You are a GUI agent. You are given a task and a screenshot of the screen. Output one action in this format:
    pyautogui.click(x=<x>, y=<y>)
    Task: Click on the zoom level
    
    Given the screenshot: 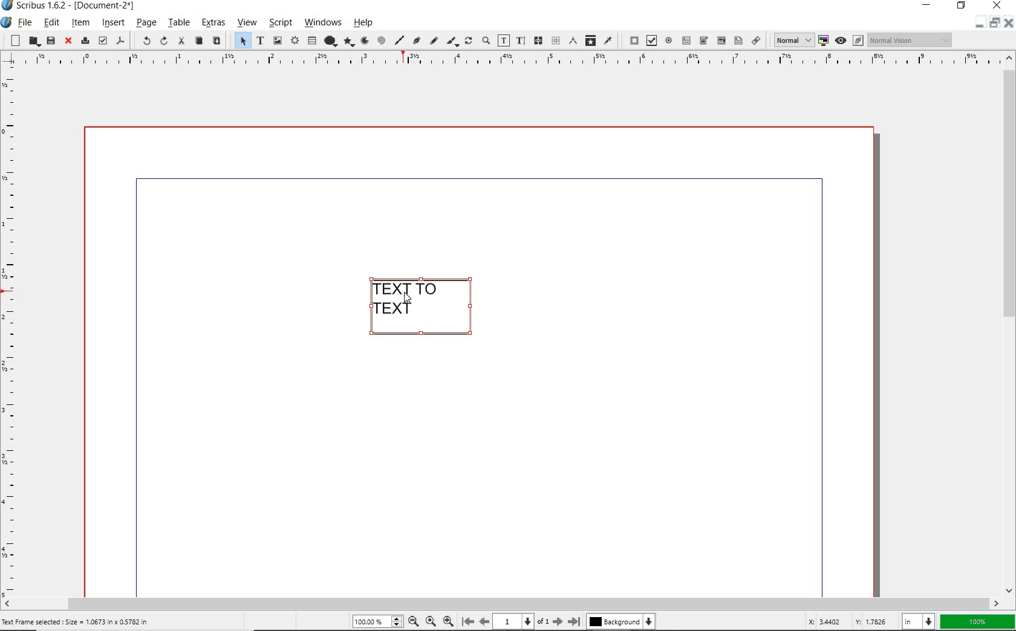 What is the action you would take?
    pyautogui.click(x=380, y=623)
    